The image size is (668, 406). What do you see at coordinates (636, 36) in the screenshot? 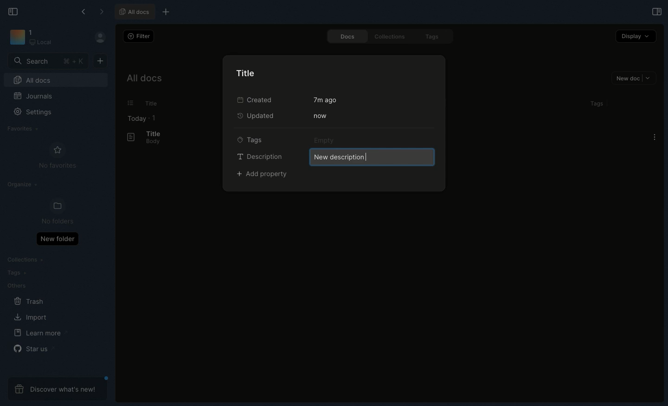
I see `Display` at bounding box center [636, 36].